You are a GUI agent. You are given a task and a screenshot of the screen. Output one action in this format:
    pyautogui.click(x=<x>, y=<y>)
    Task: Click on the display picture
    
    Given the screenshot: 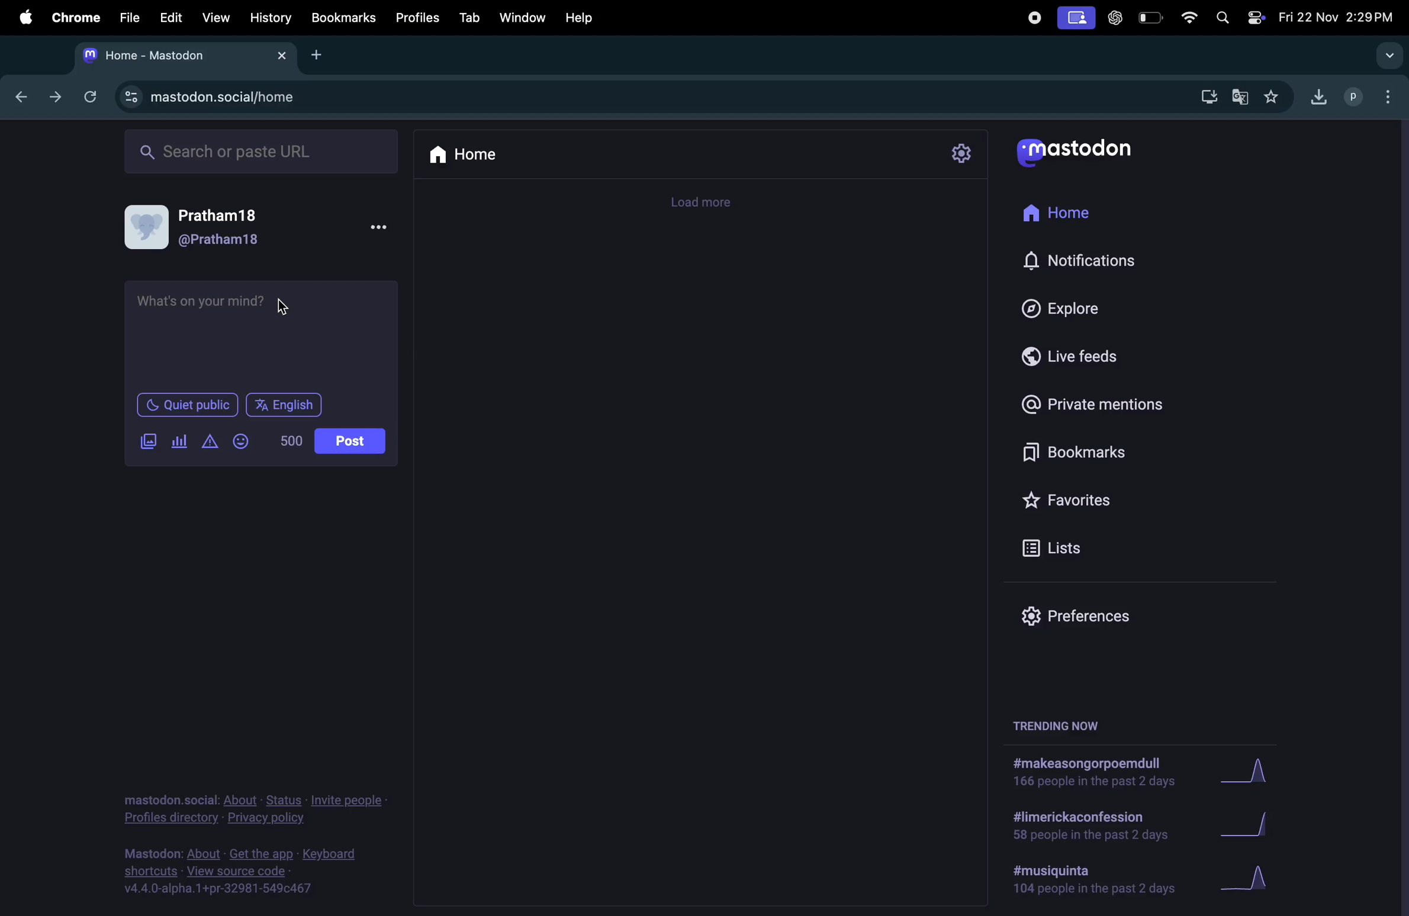 What is the action you would take?
    pyautogui.click(x=146, y=225)
    